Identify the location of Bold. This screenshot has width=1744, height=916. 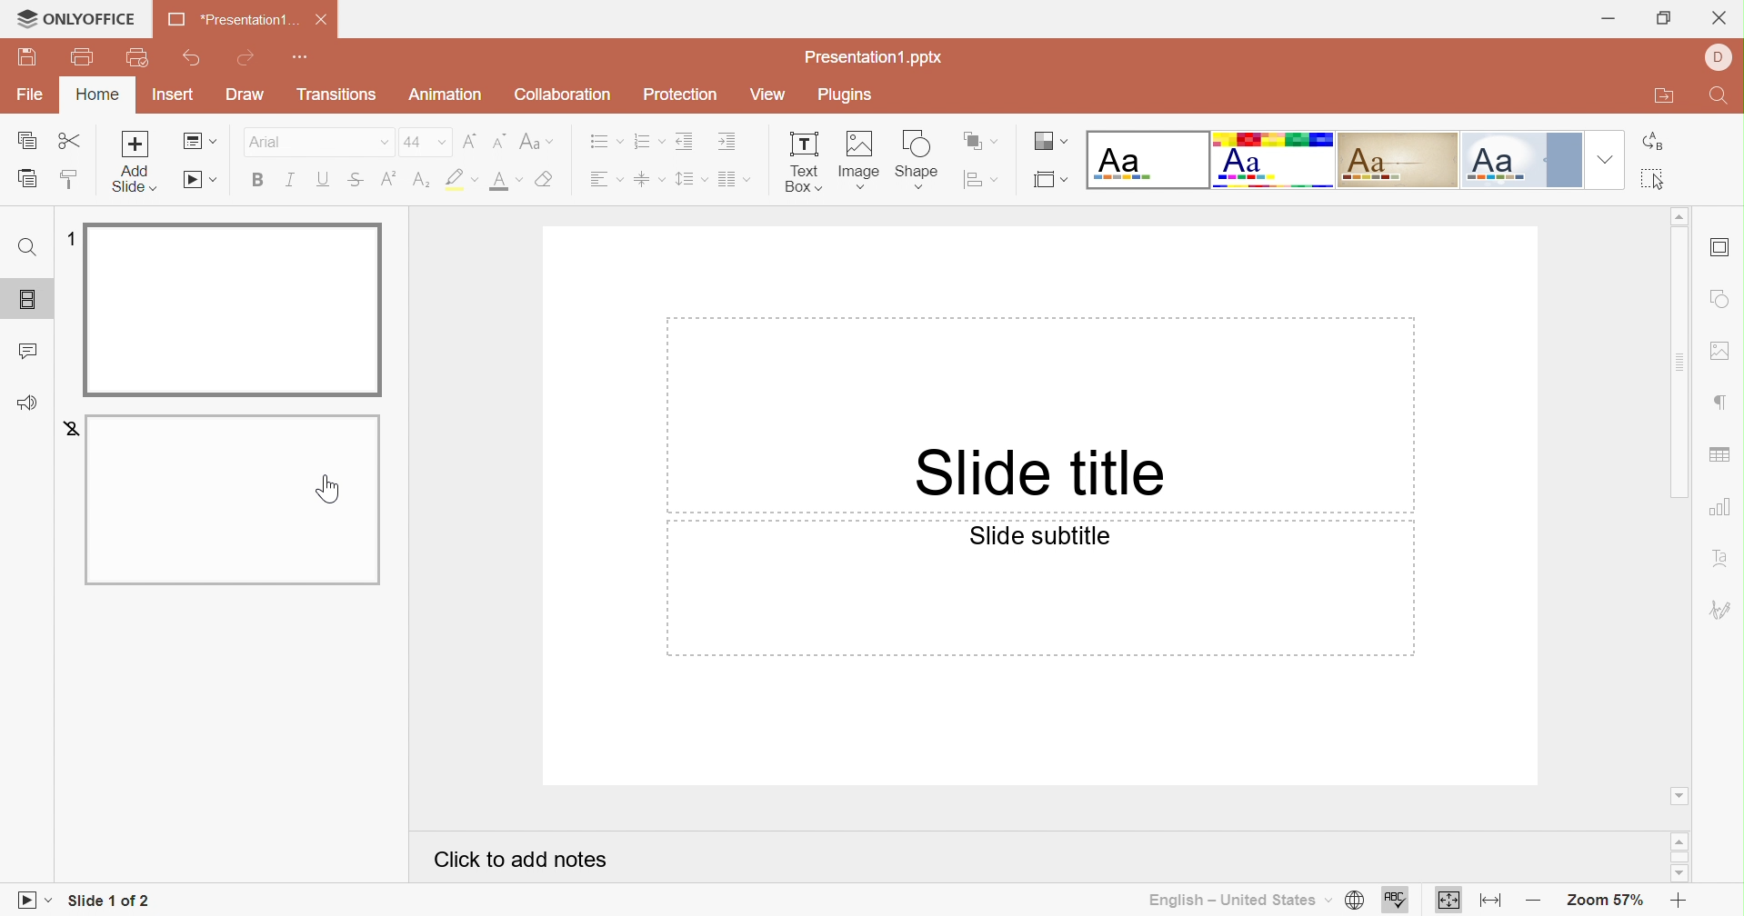
(261, 181).